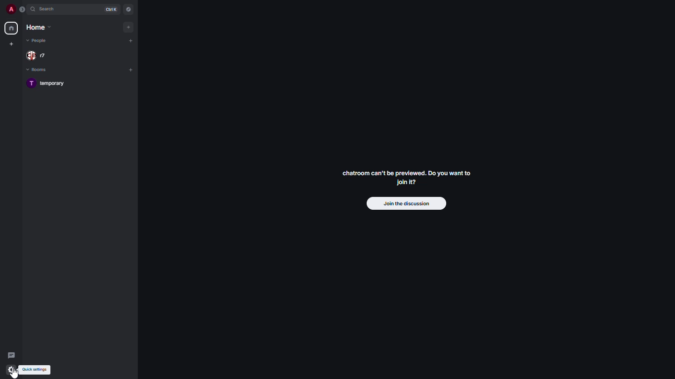 The width and height of the screenshot is (675, 379). I want to click on quick settings, so click(10, 370).